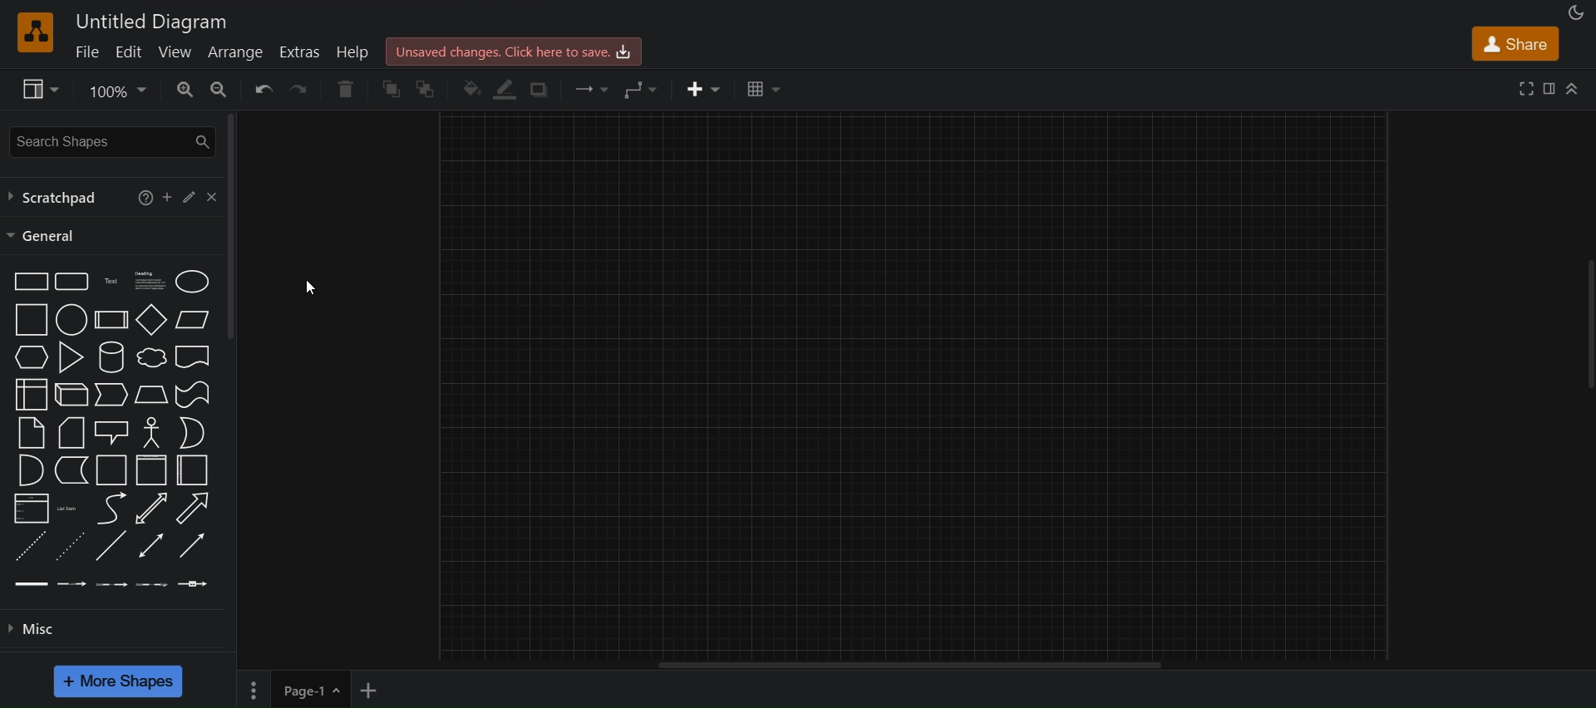  I want to click on redo, so click(304, 91).